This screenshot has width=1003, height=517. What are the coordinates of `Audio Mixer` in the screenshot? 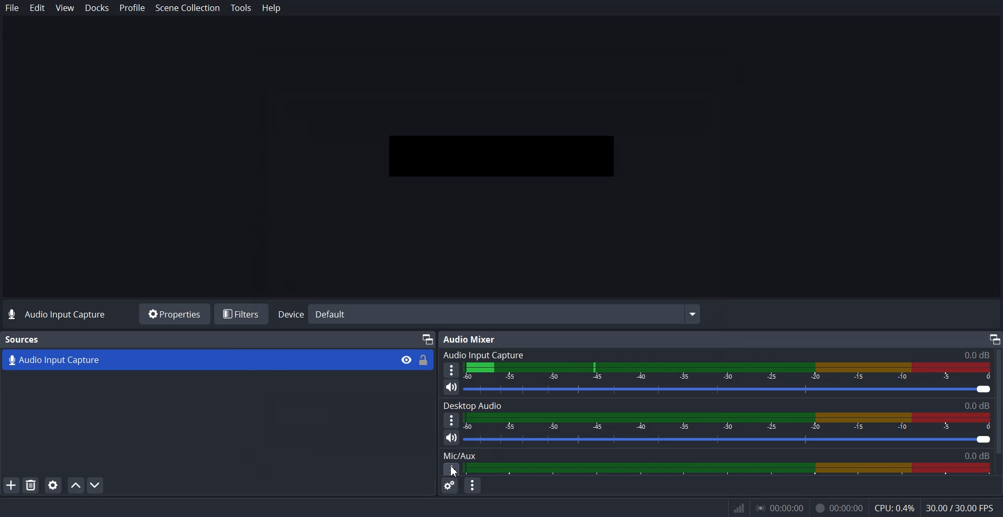 It's located at (469, 339).